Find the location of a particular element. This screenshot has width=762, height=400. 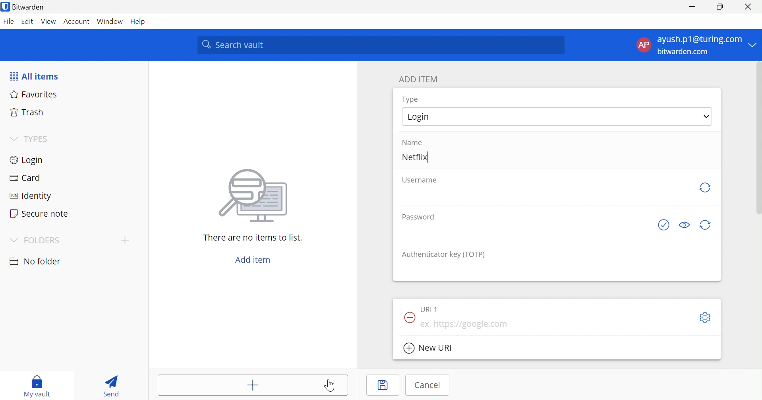

Favorites is located at coordinates (34, 94).